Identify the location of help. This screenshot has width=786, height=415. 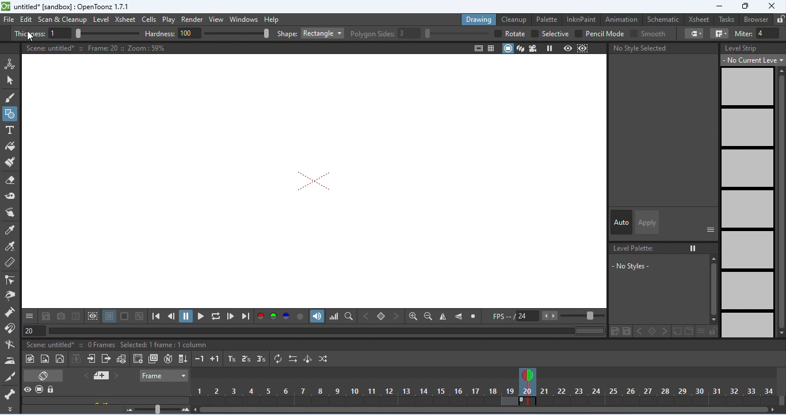
(272, 20).